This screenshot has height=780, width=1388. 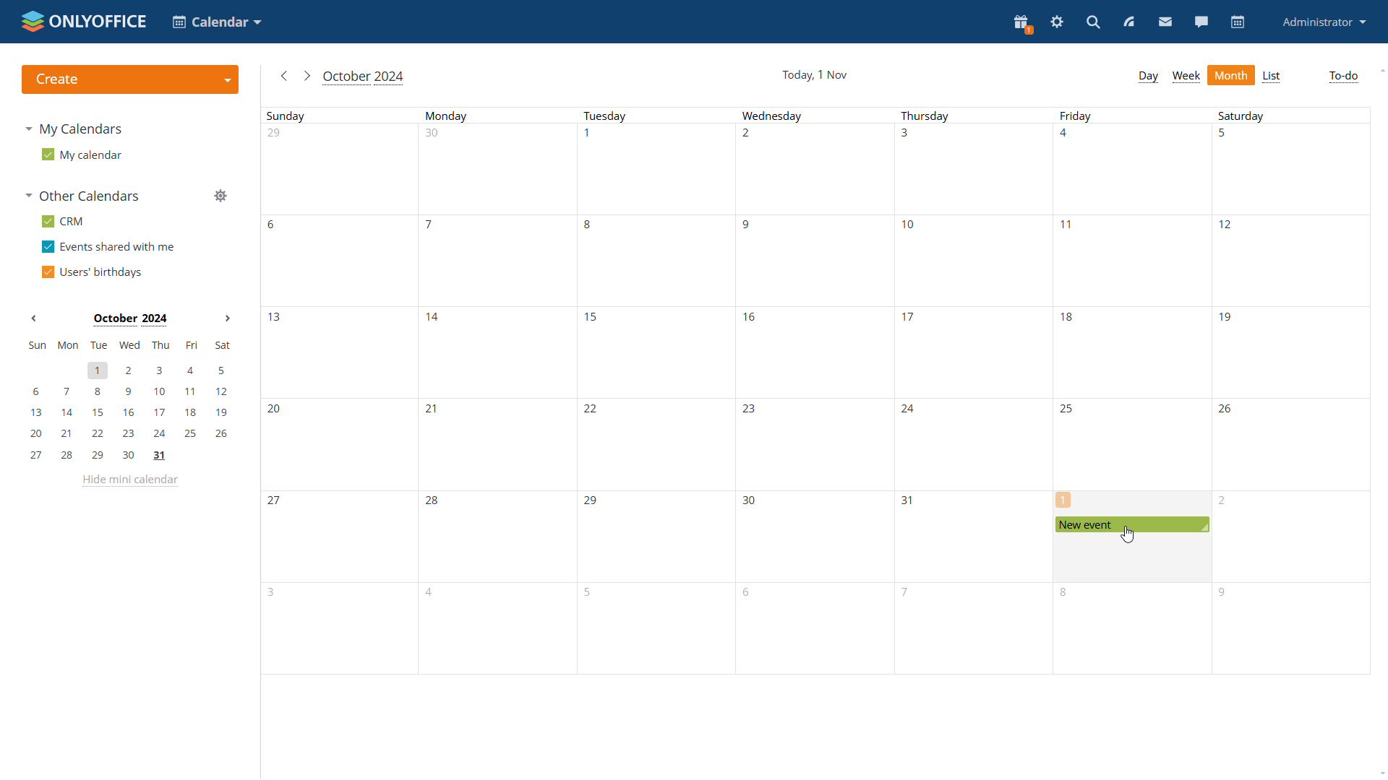 I want to click on hide mini calendar, so click(x=132, y=482).